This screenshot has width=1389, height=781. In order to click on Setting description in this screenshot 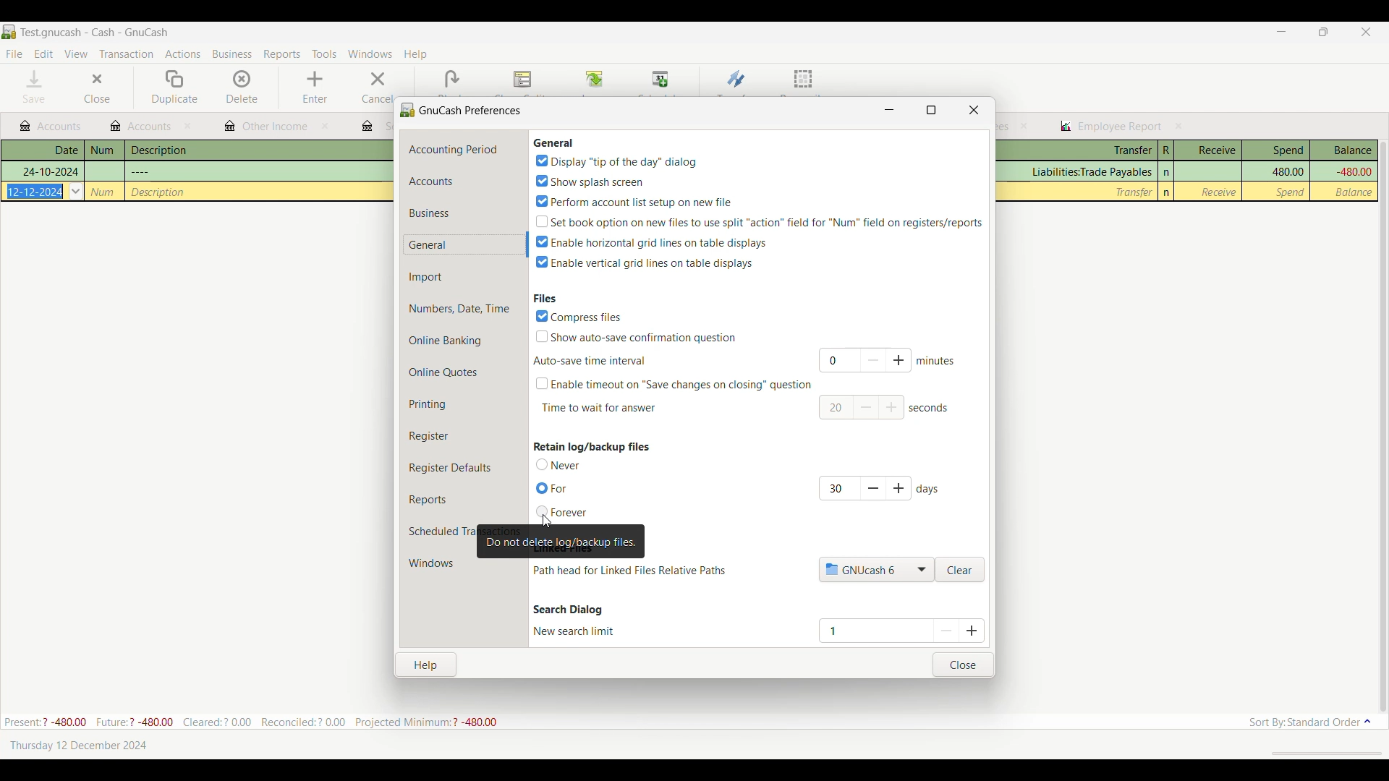, I will do `click(629, 571)`.